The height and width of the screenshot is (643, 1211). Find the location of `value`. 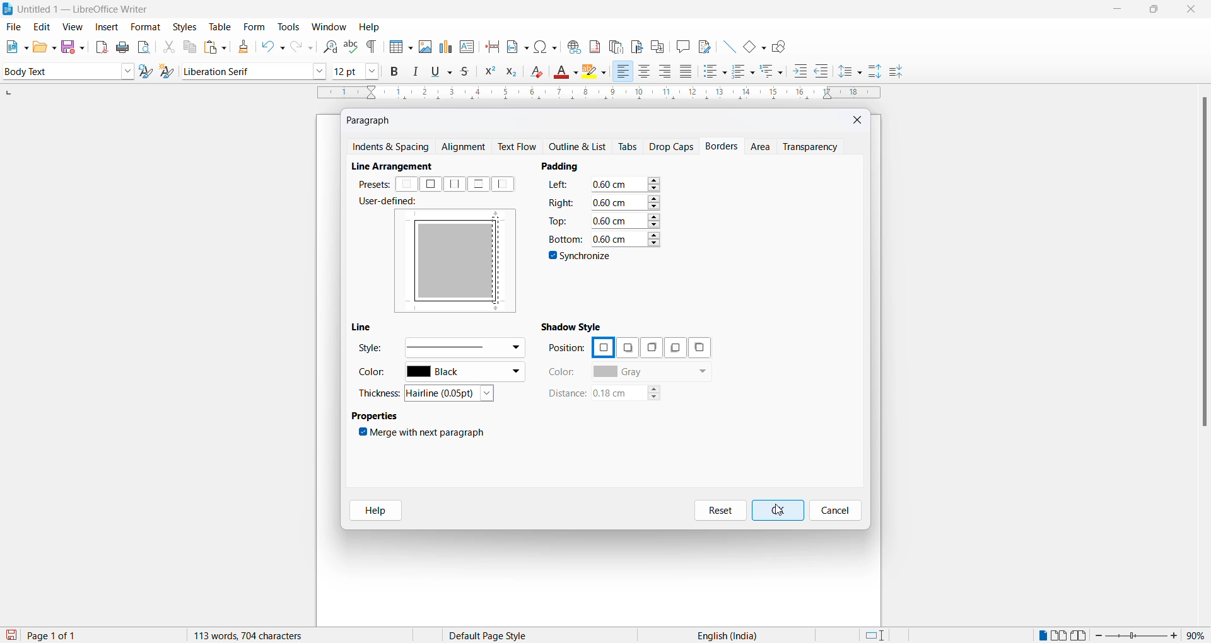

value is located at coordinates (626, 184).